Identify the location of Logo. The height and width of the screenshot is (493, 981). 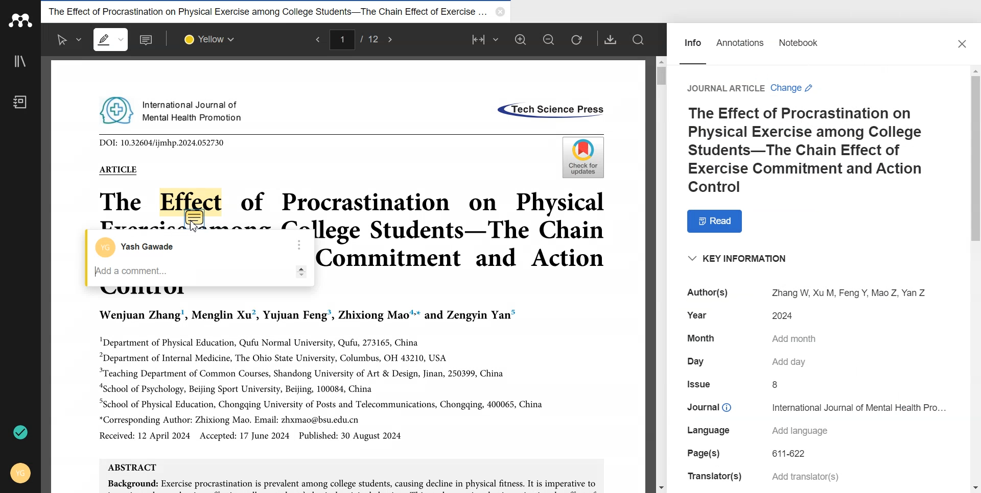
(20, 20).